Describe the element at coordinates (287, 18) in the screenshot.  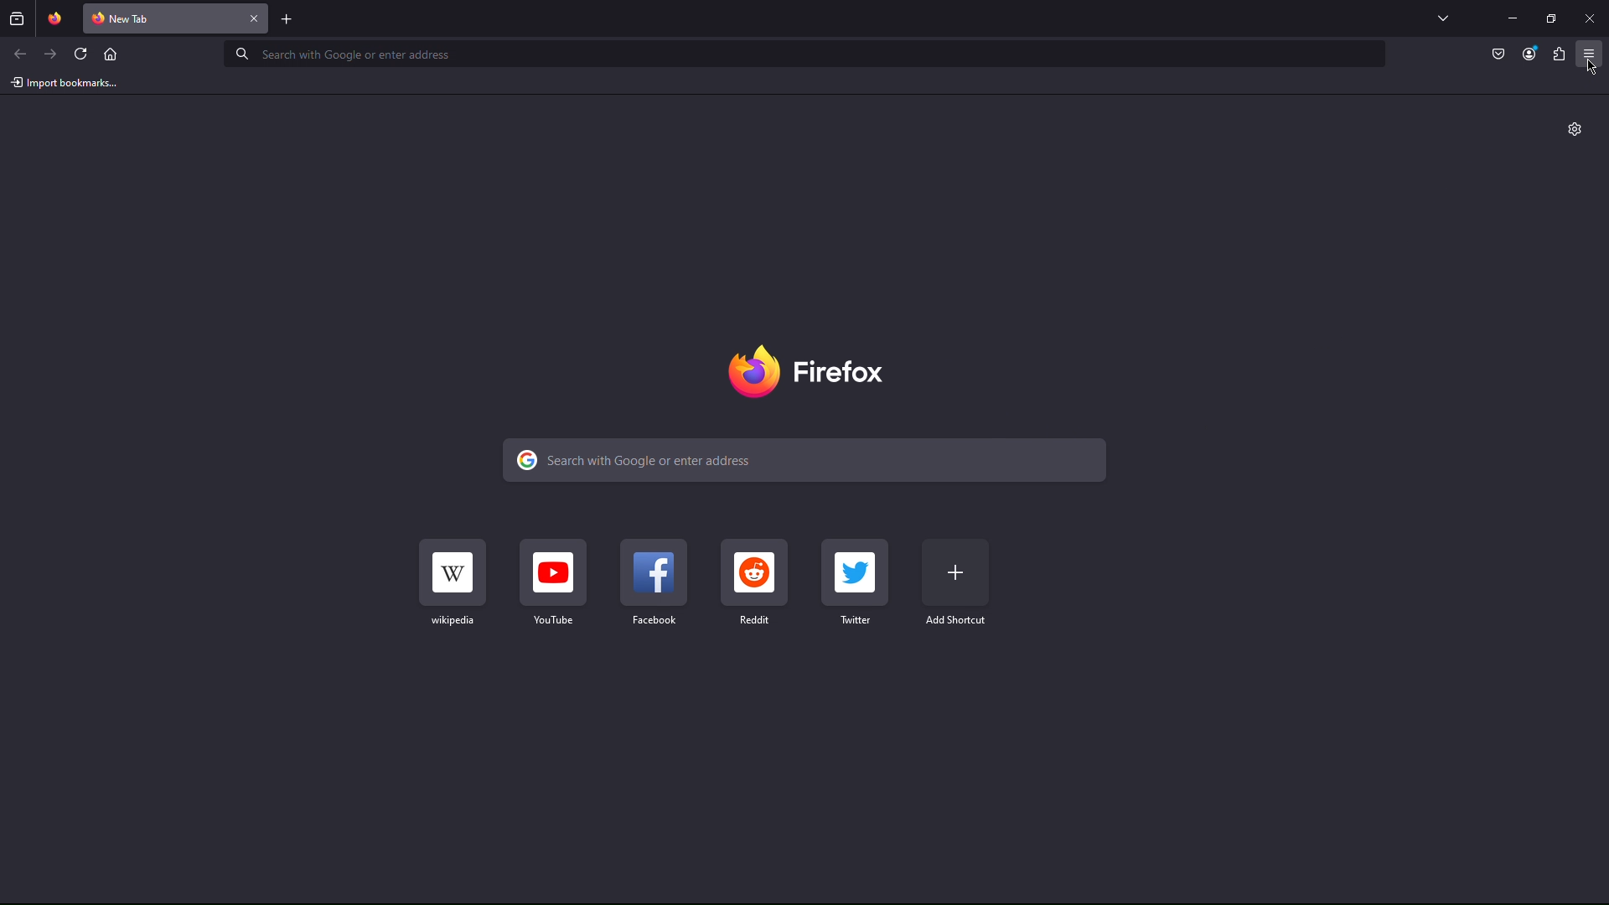
I see `Add new tab` at that location.